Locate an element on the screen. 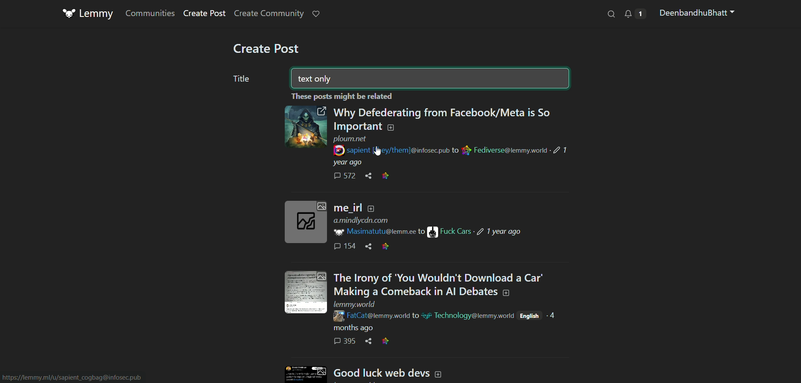 The width and height of the screenshot is (801, 383). text box is located at coordinates (430, 78).